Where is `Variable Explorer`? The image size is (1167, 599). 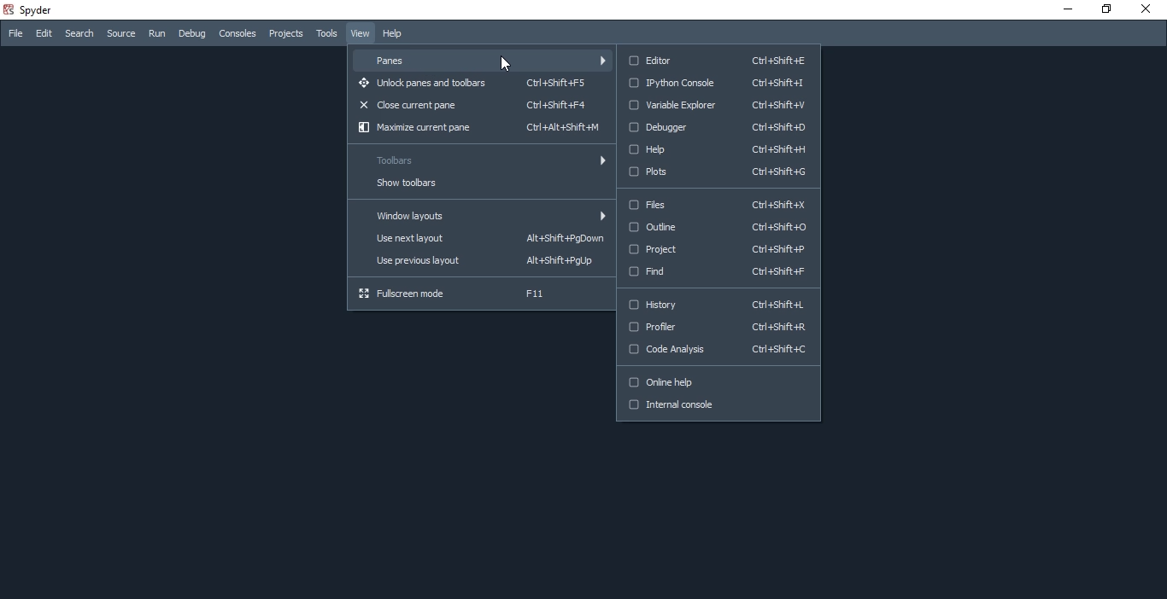 Variable Explorer is located at coordinates (723, 107).